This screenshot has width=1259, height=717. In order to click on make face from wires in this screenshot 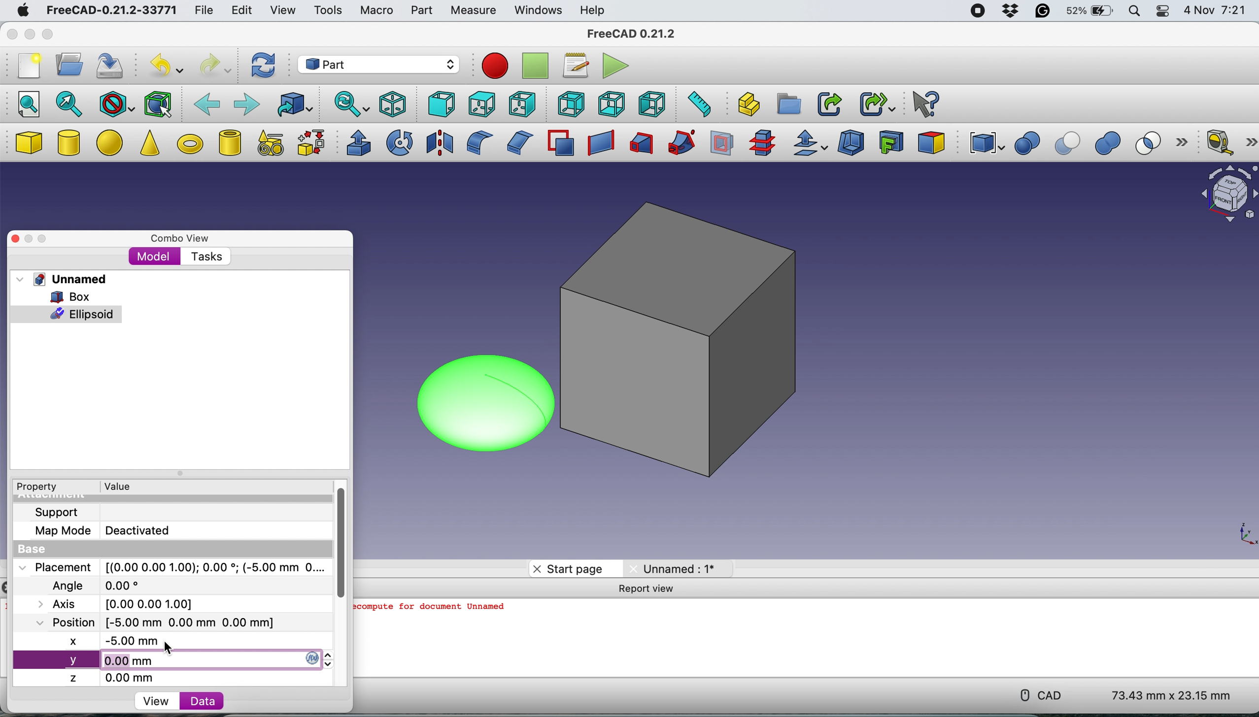, I will do `click(560, 143)`.